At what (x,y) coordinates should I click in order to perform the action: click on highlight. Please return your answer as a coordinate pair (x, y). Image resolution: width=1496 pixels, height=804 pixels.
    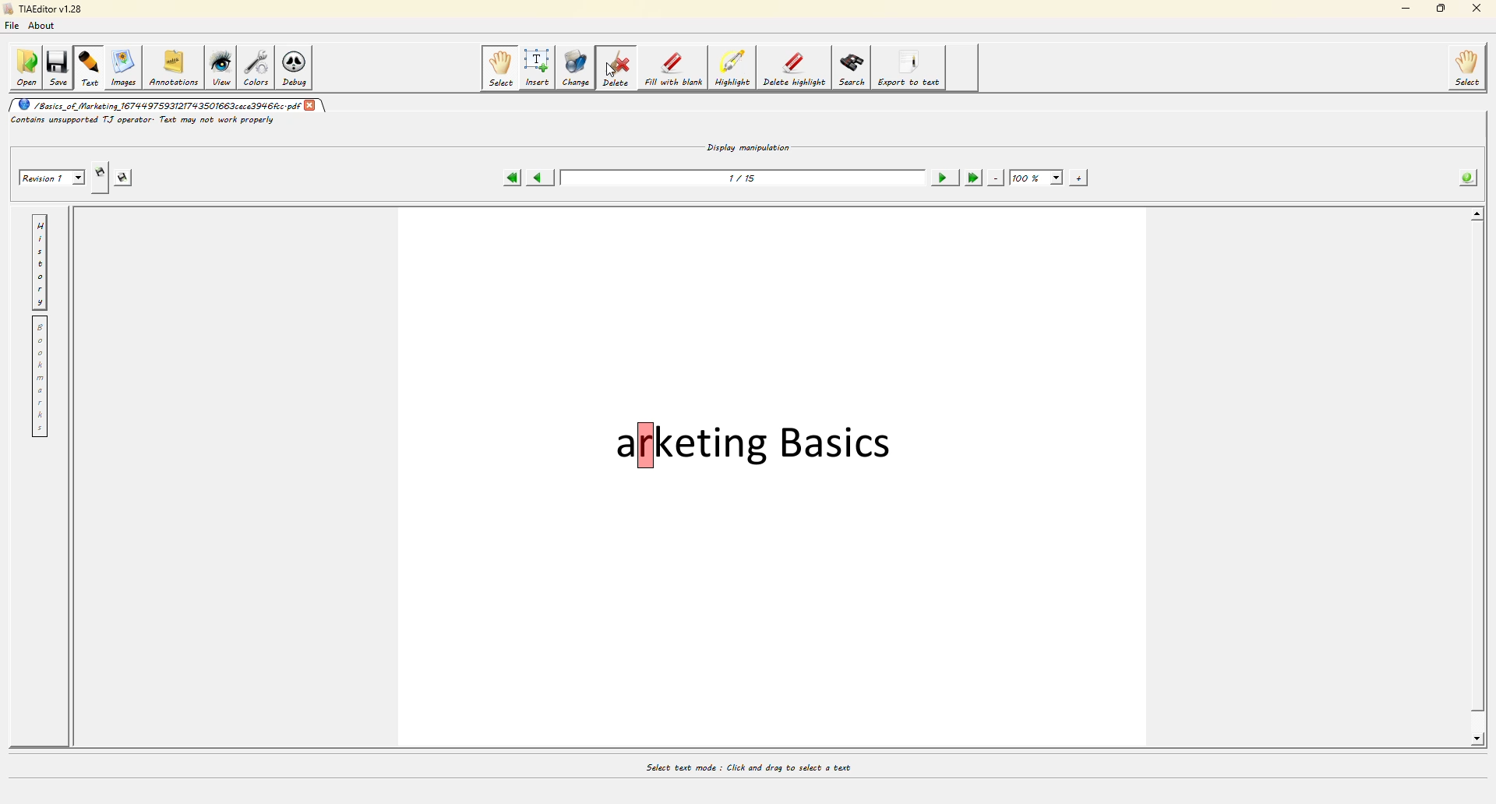
    Looking at the image, I should click on (732, 69).